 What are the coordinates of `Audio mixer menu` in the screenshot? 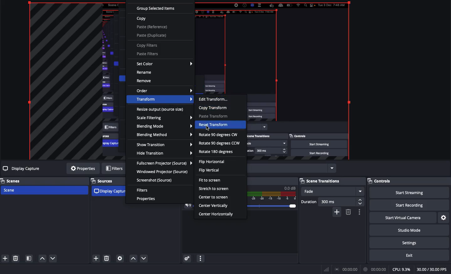 It's located at (201, 258).